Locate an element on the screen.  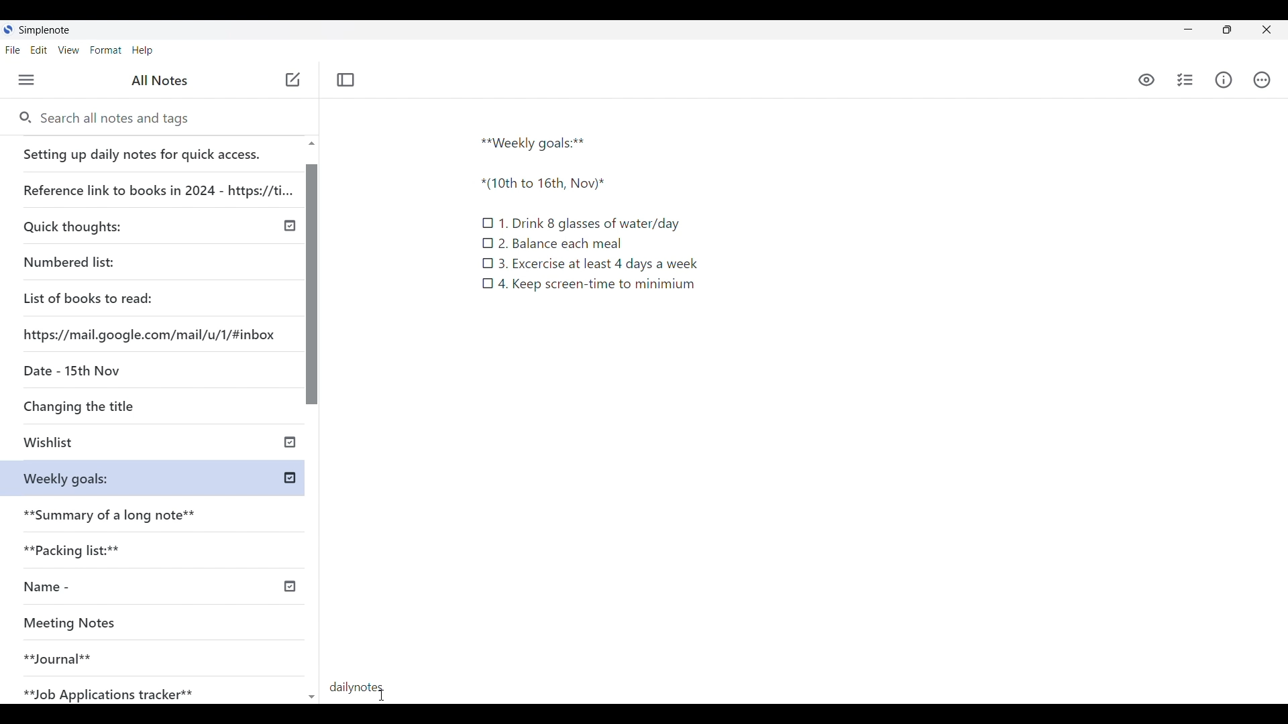
Cursor position unchanged is located at coordinates (292, 80).